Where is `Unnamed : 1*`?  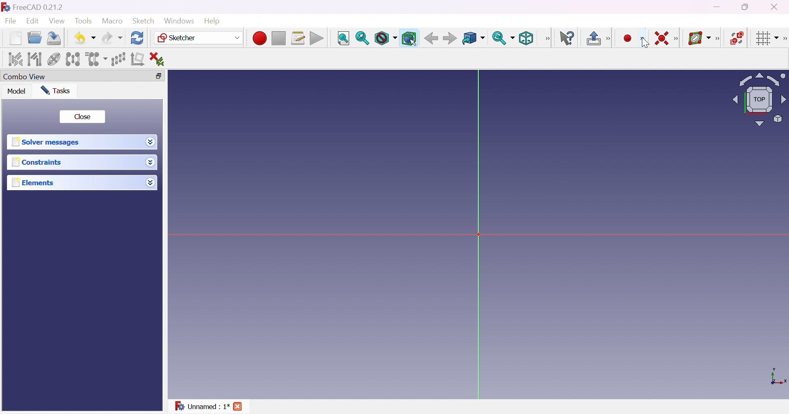 Unnamed : 1* is located at coordinates (201, 405).